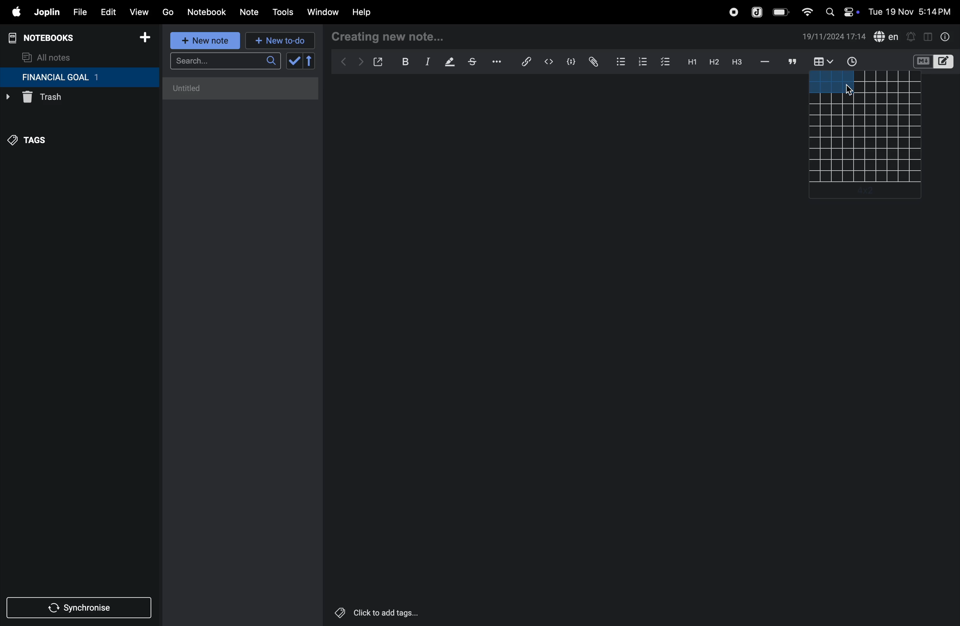 Image resolution: width=960 pixels, height=626 pixels. What do you see at coordinates (912, 11) in the screenshot?
I see `date and time` at bounding box center [912, 11].